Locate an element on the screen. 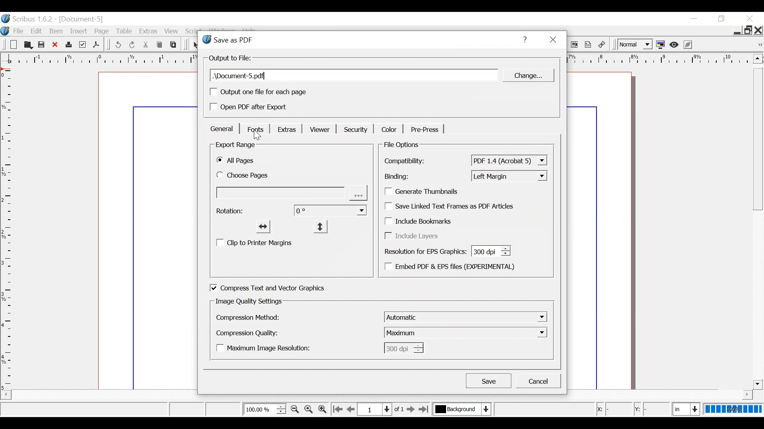 The height and width of the screenshot is (429, 764). Color is located at coordinates (388, 129).